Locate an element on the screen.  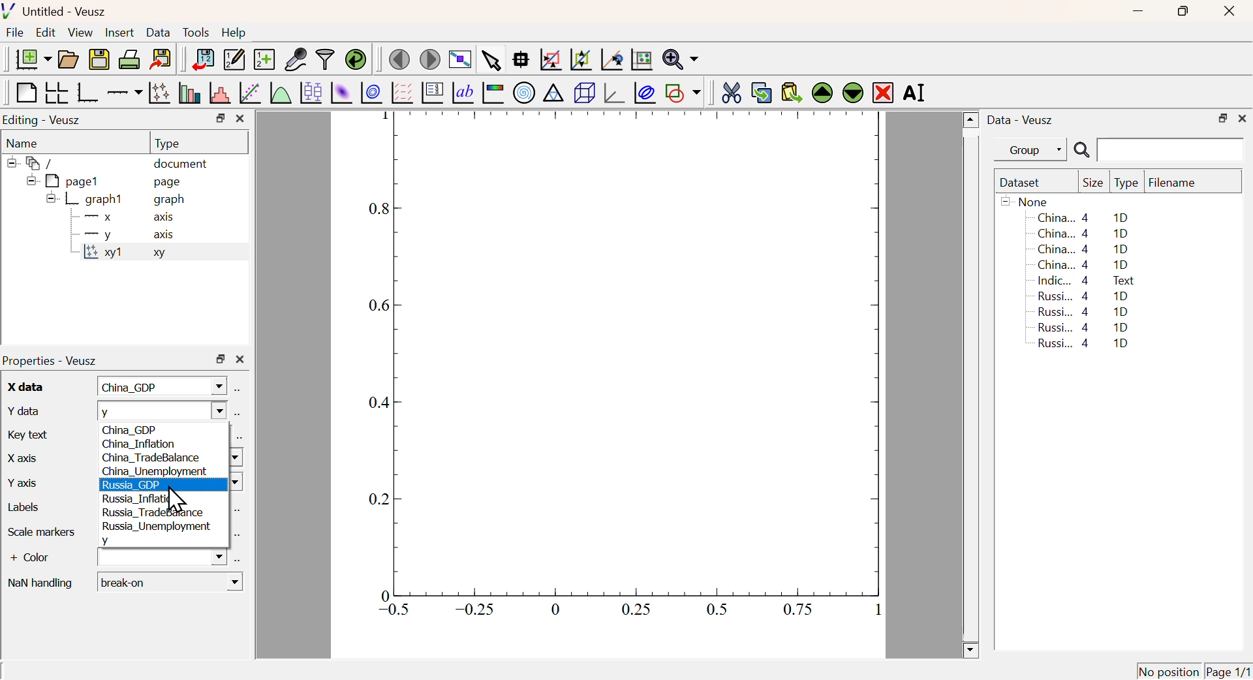
graph is located at coordinates (171, 200).